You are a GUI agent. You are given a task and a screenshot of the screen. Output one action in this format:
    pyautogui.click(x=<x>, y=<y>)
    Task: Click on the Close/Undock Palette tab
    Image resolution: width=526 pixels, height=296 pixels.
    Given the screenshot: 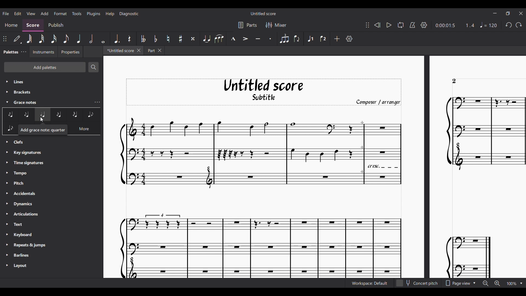 What is the action you would take?
    pyautogui.click(x=24, y=52)
    